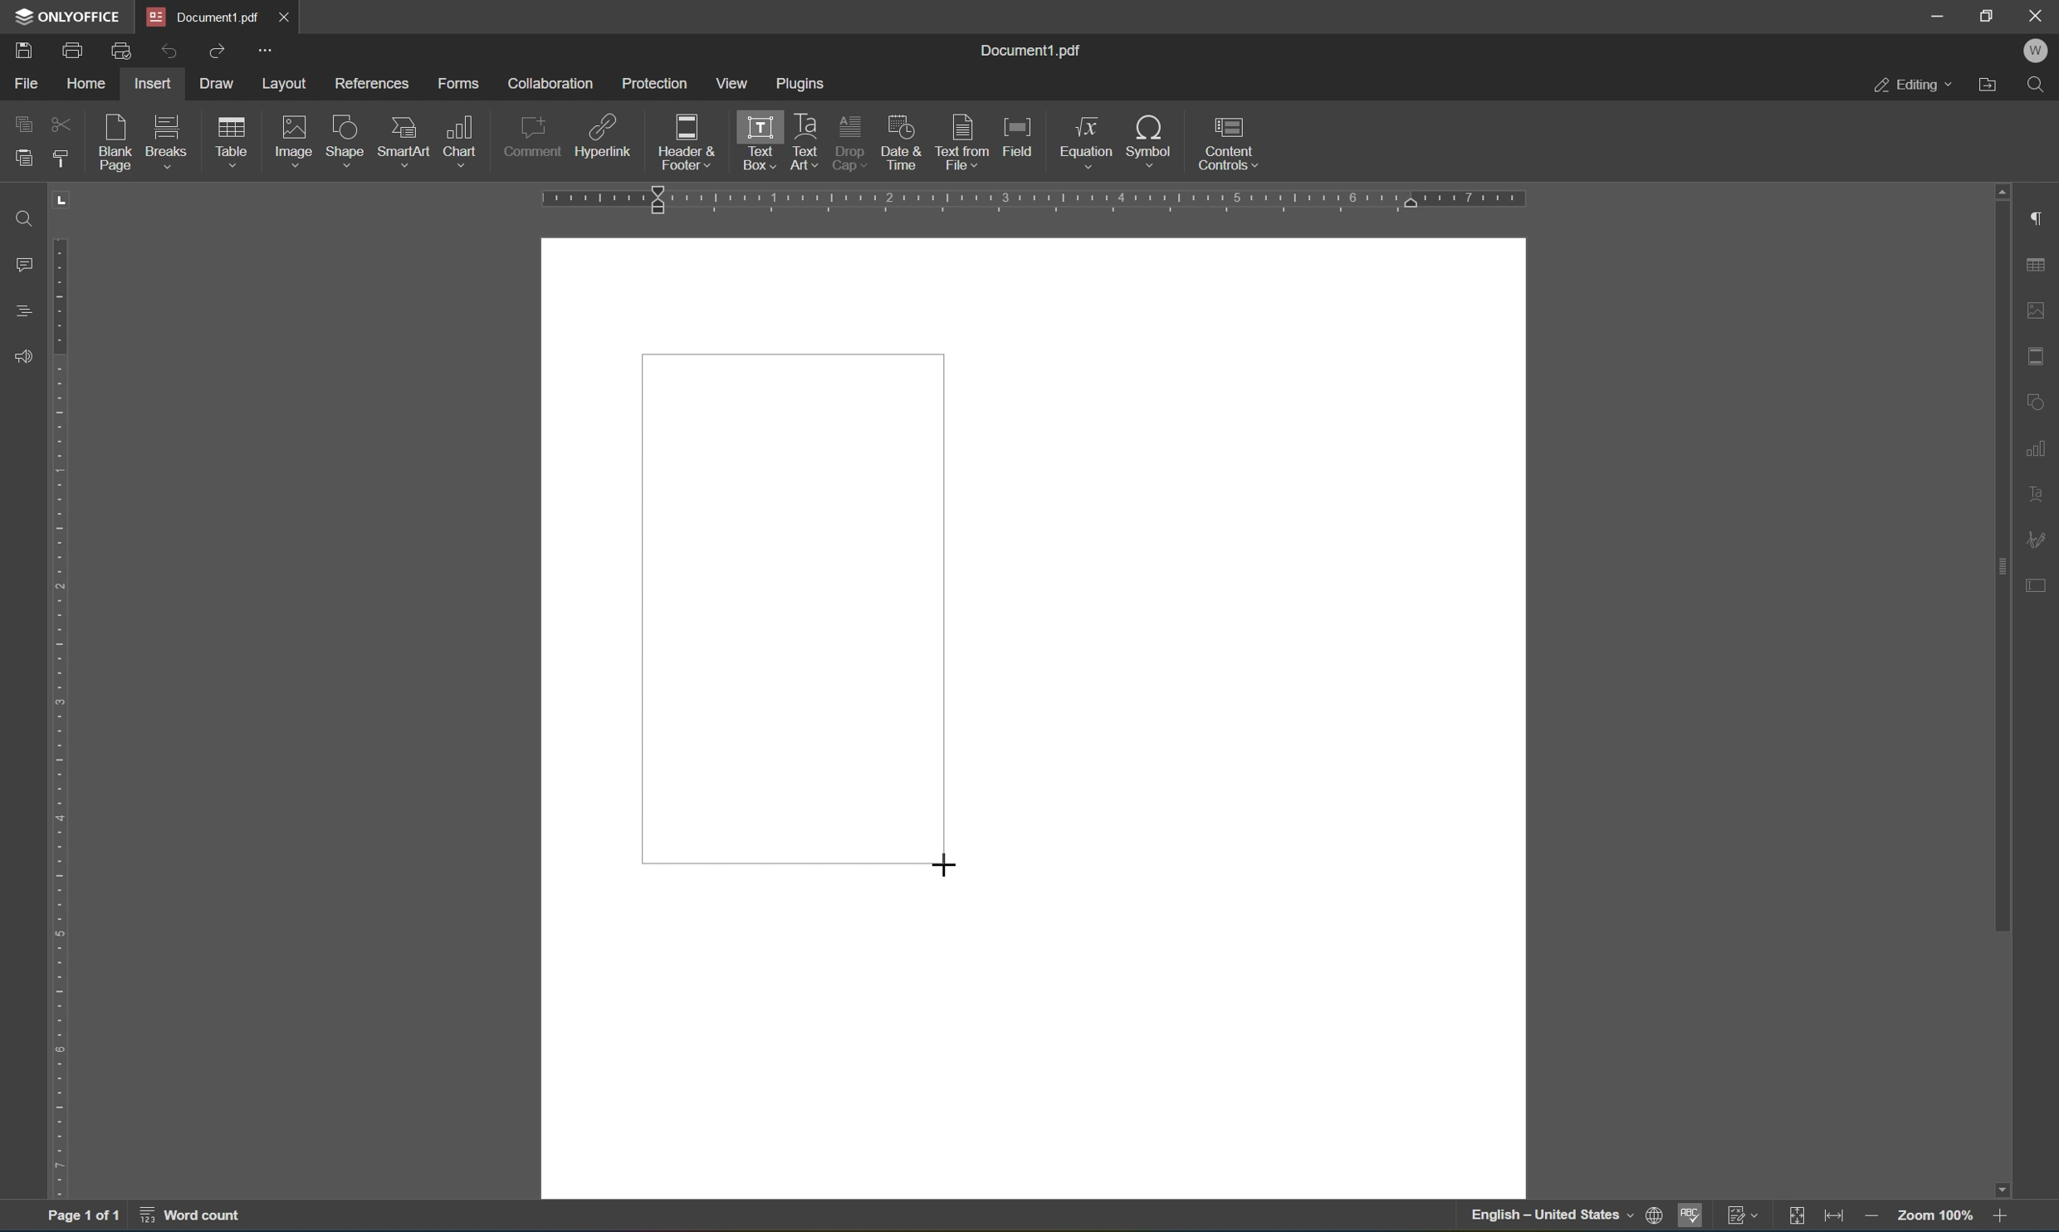 The height and width of the screenshot is (1232, 2059). Describe the element at coordinates (961, 142) in the screenshot. I see `text from file` at that location.